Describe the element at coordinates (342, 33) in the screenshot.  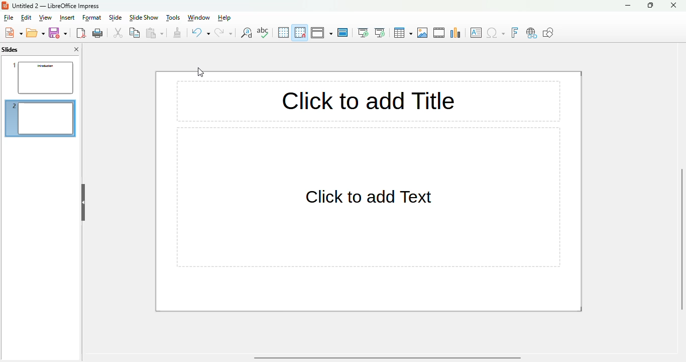
I see `master slide` at that location.